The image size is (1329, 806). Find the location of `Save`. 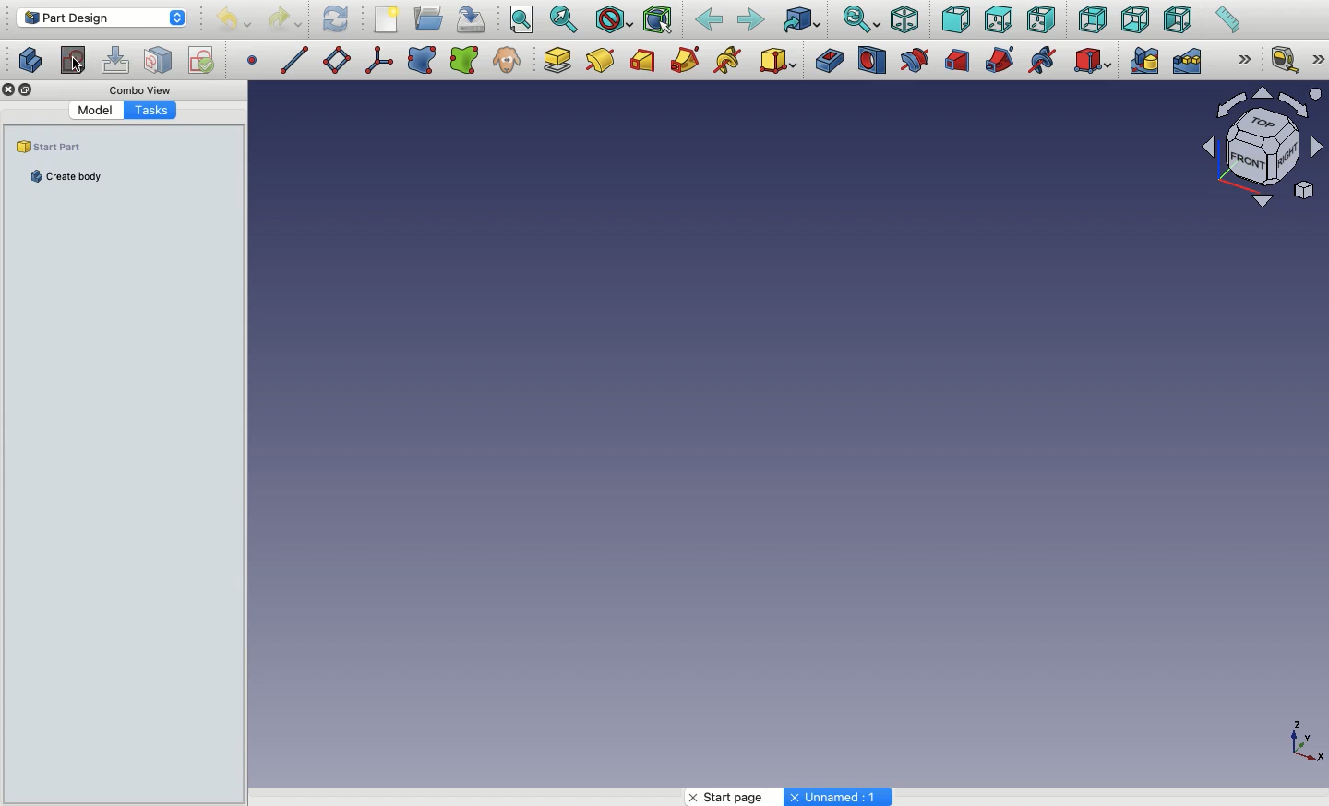

Save is located at coordinates (469, 18).